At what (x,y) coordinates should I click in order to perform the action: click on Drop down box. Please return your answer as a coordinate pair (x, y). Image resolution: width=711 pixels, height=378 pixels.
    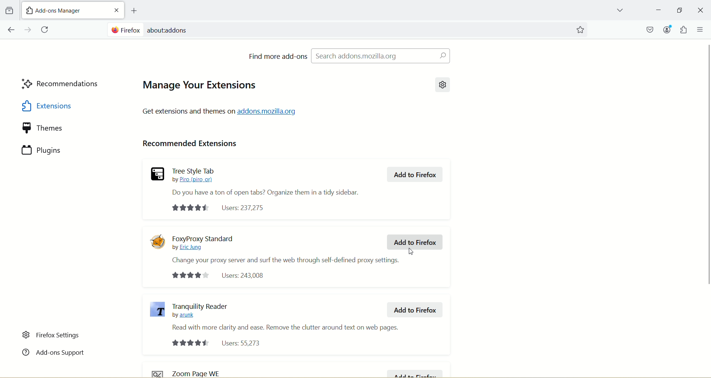
    Looking at the image, I should click on (620, 11).